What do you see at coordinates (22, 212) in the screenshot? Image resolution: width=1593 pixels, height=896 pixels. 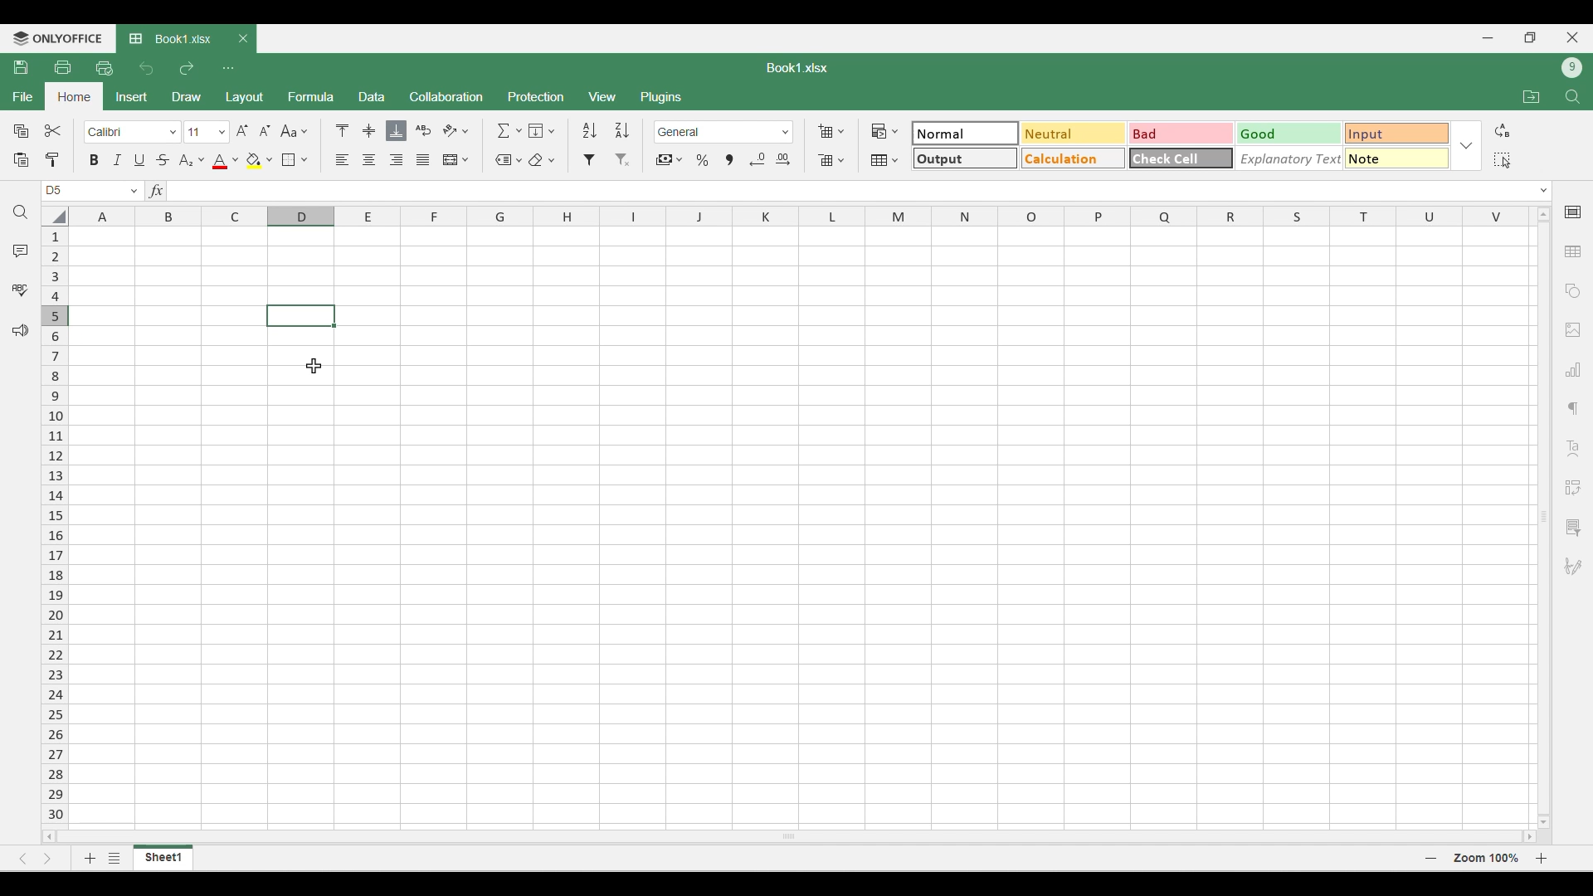 I see `Search` at bounding box center [22, 212].